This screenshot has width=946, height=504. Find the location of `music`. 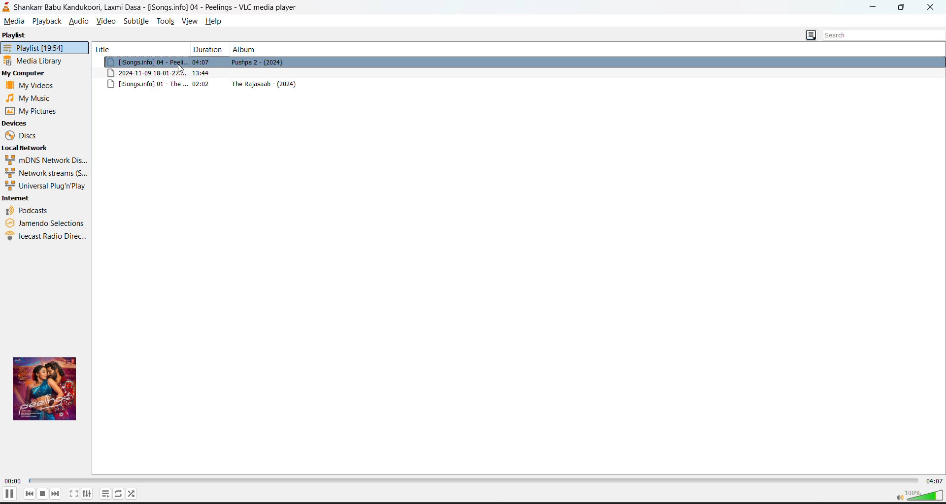

music is located at coordinates (27, 98).